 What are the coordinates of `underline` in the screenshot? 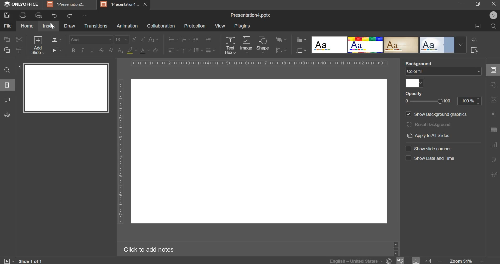 It's located at (91, 51).